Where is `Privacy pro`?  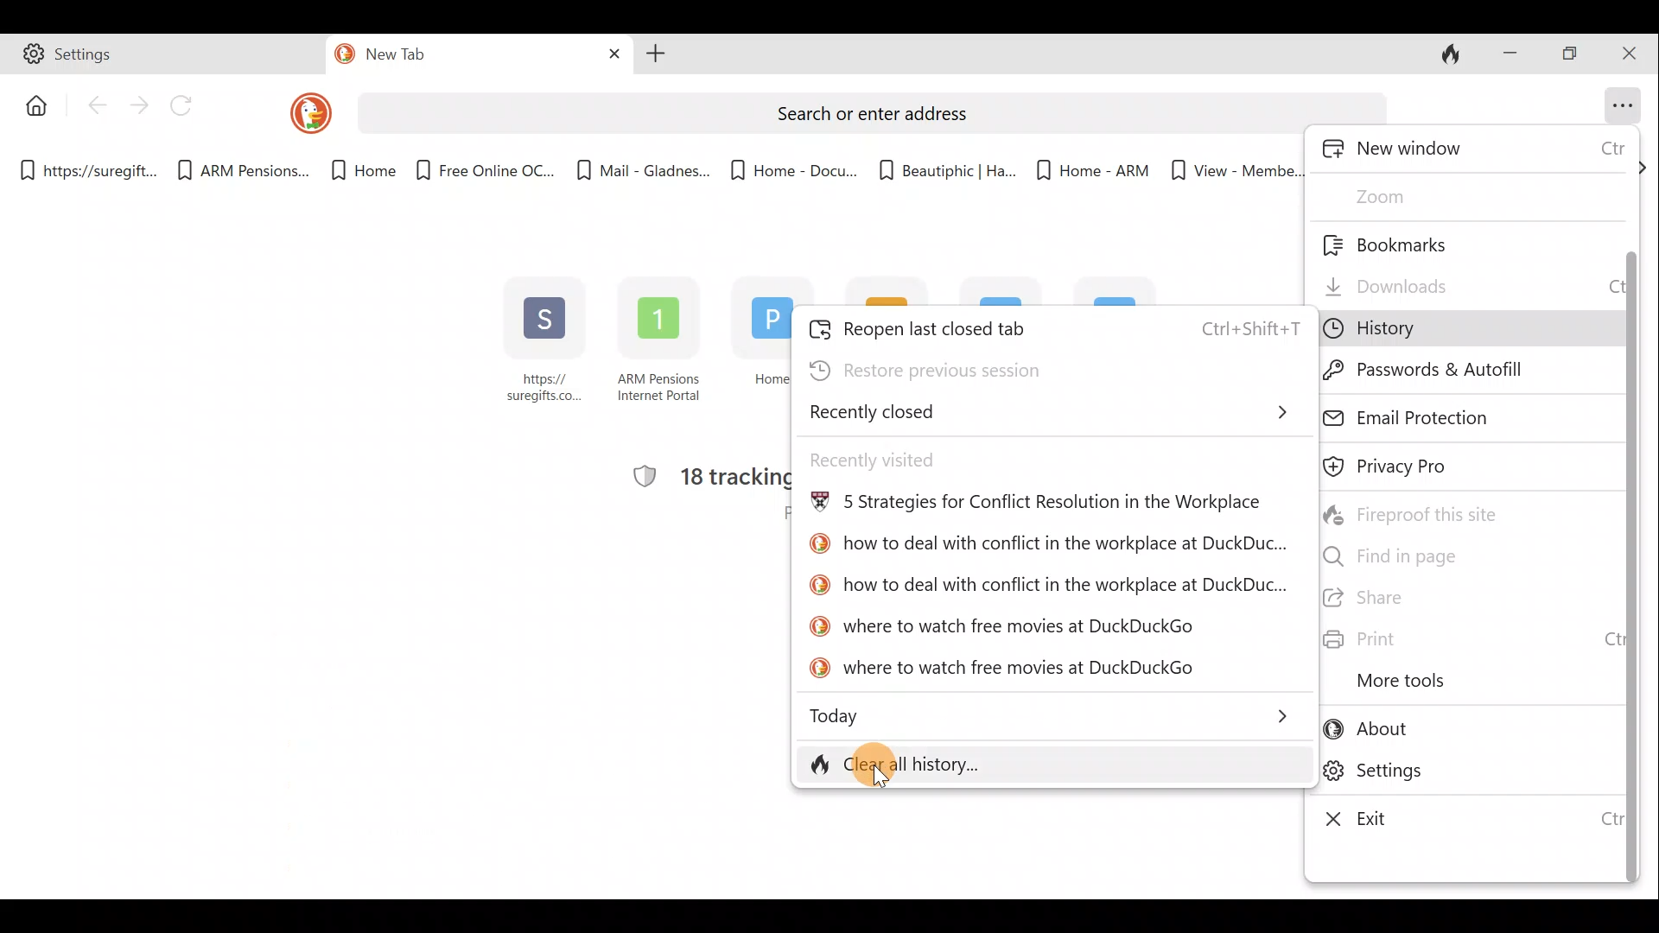 Privacy pro is located at coordinates (1423, 467).